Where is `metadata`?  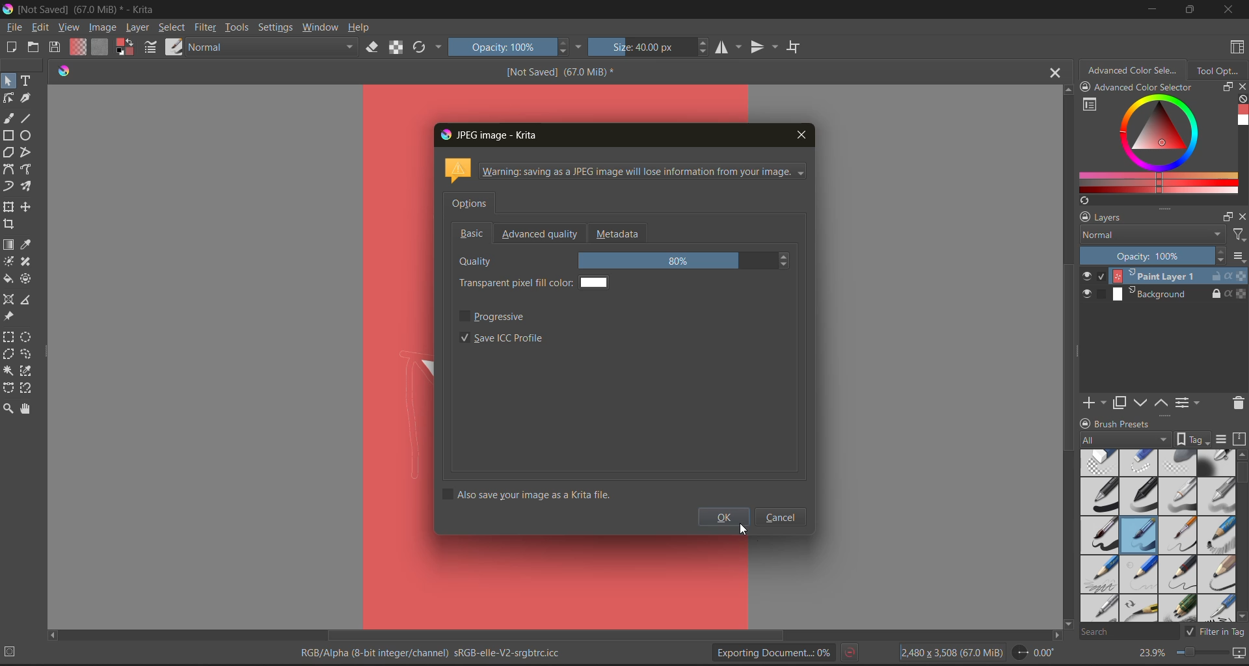
metadata is located at coordinates (619, 233).